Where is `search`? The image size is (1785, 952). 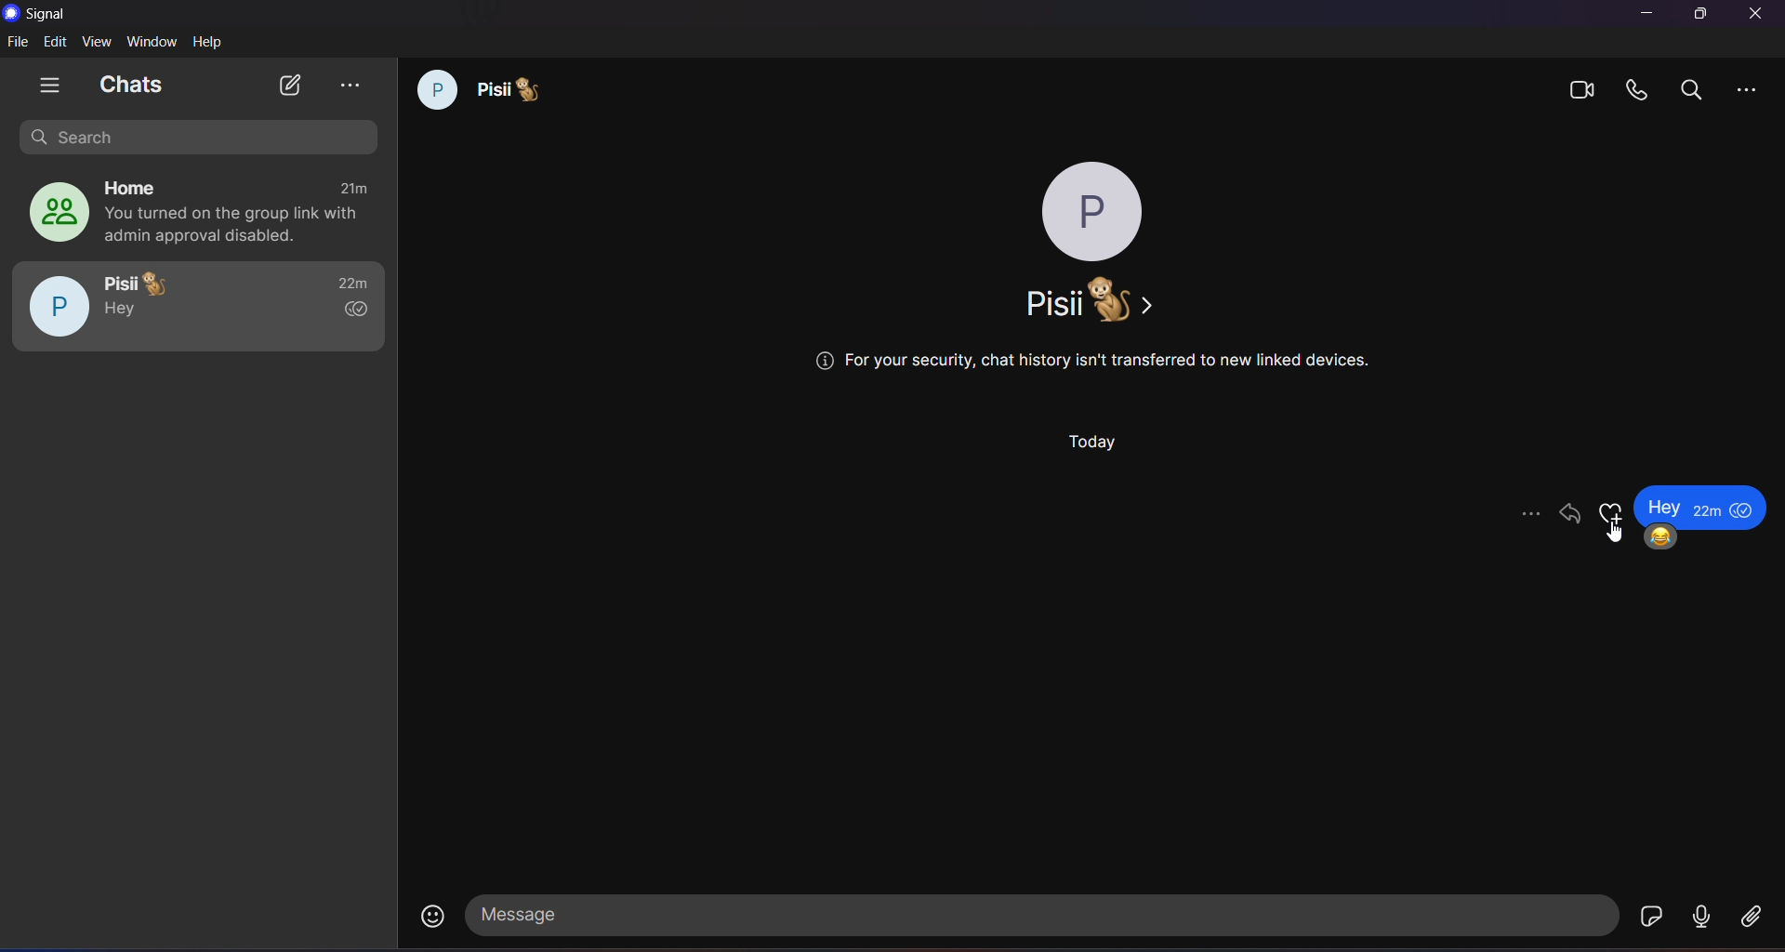
search is located at coordinates (192, 138).